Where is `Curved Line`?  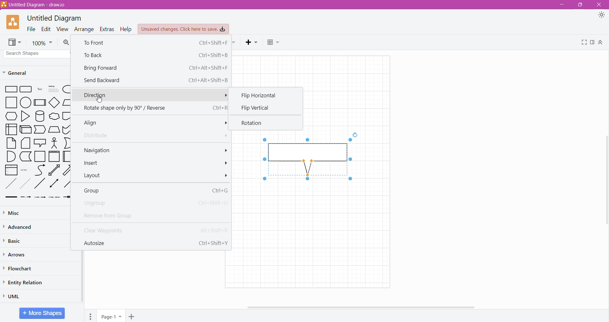
Curved Line is located at coordinates (40, 170).